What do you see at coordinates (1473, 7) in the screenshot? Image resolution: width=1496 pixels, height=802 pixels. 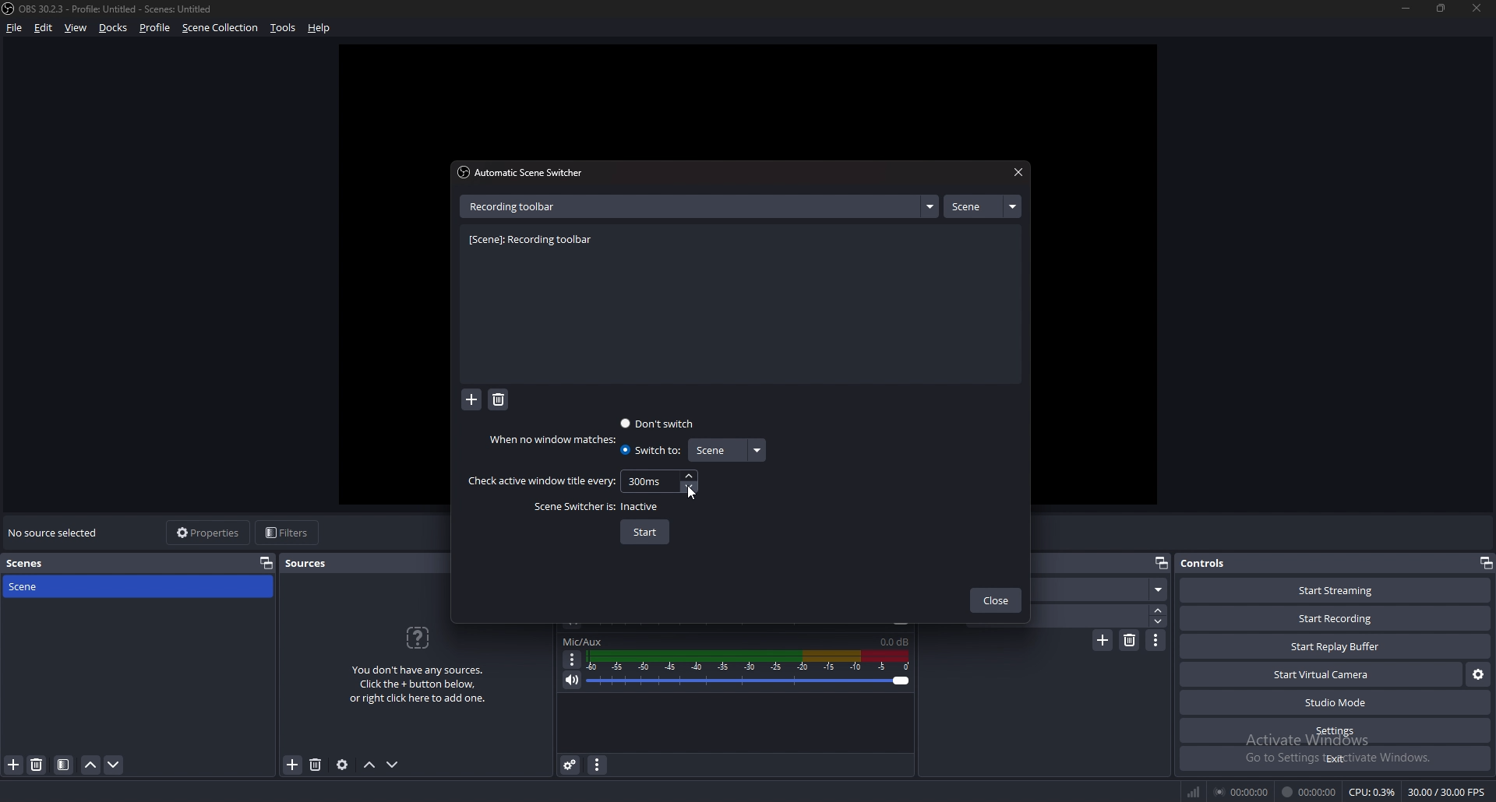 I see `close` at bounding box center [1473, 7].